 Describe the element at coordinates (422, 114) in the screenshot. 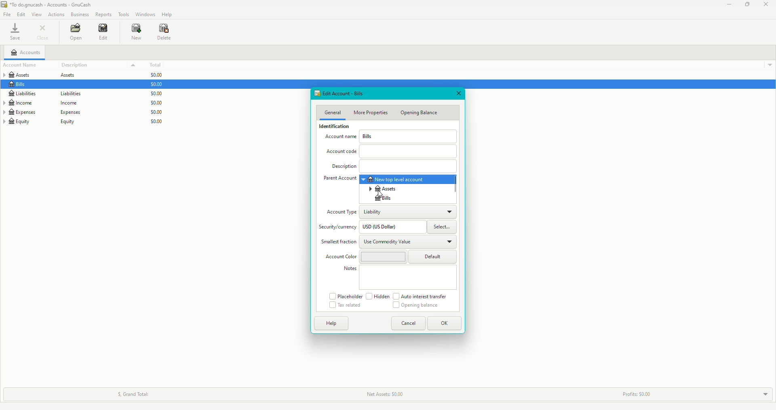

I see `Opening Balance` at that location.